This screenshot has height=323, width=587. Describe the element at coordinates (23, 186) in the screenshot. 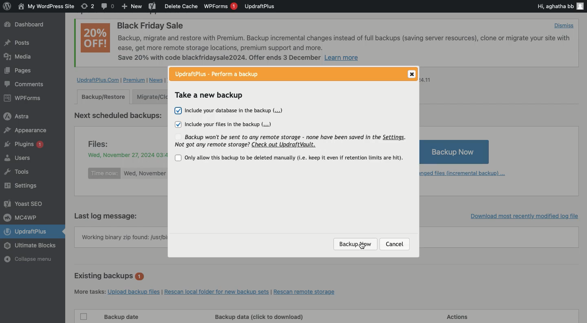

I see `Settings` at that location.